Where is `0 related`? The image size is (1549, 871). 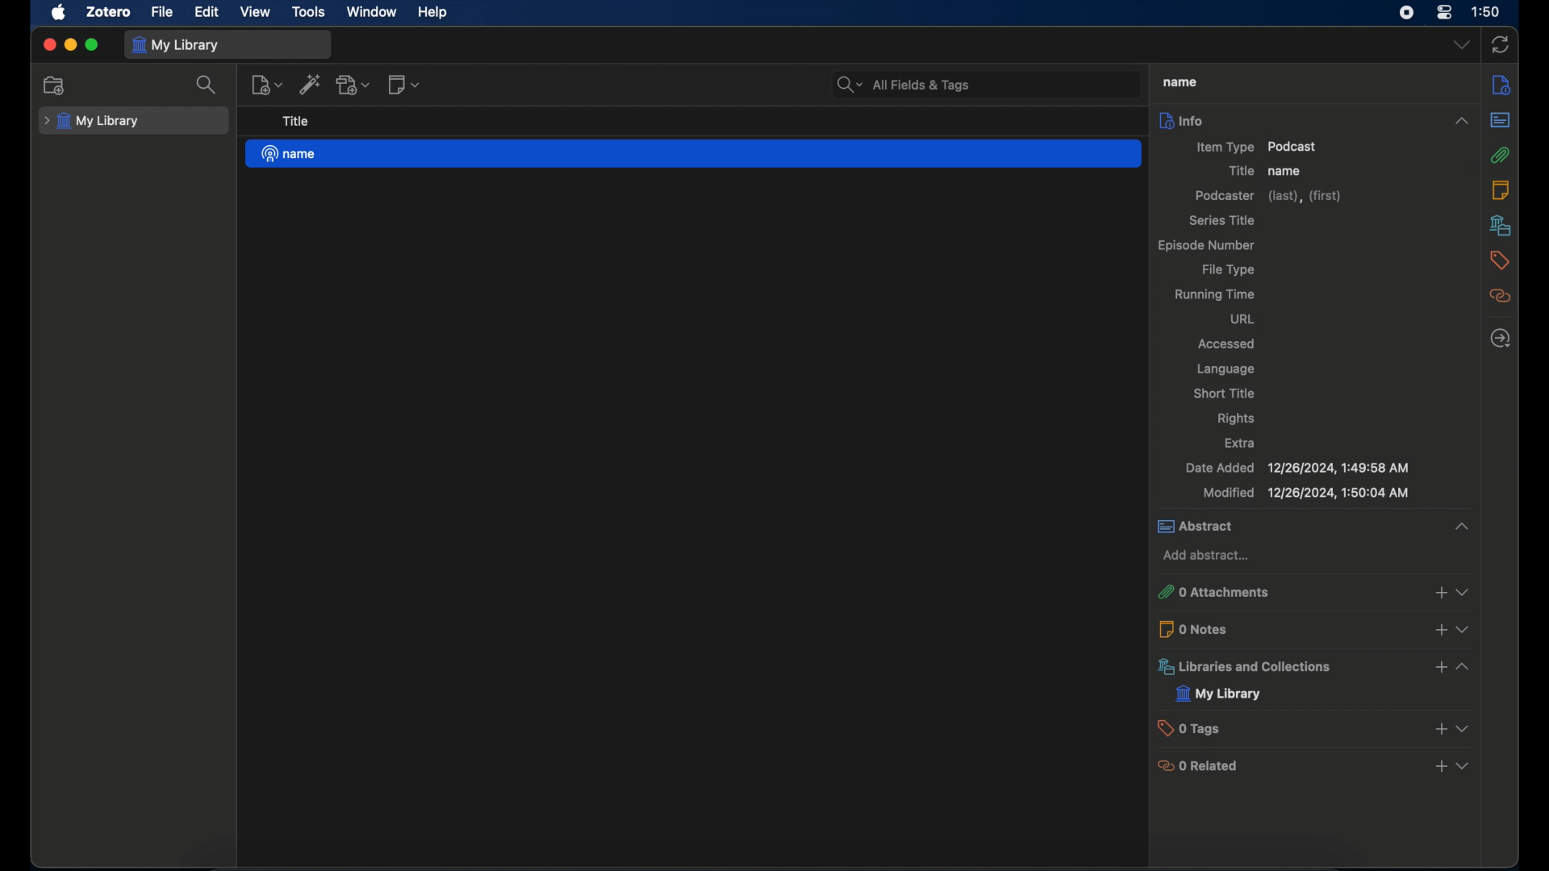
0 related is located at coordinates (1316, 767).